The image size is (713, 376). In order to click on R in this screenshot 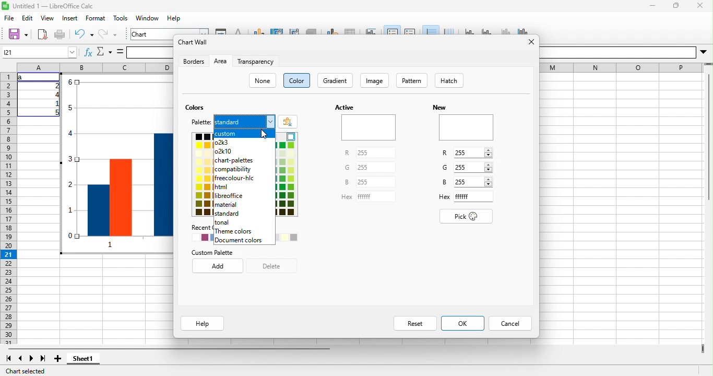, I will do `click(347, 152)`.